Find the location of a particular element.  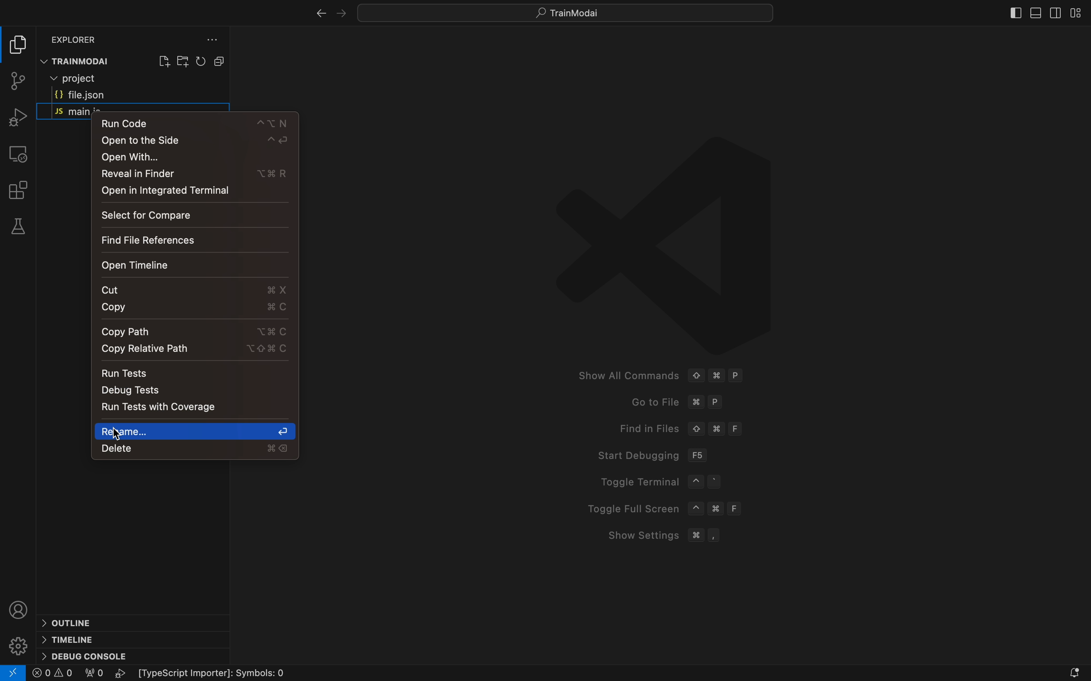

copy is located at coordinates (197, 308).